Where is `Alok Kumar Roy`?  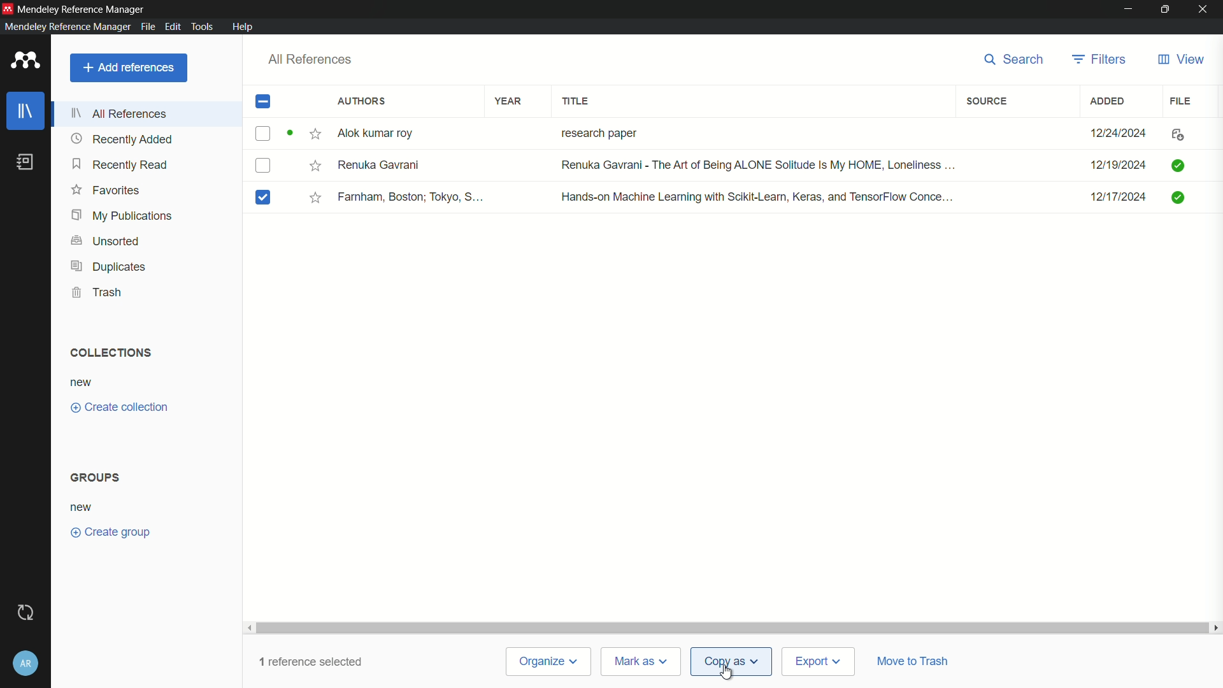 Alok Kumar Roy is located at coordinates (385, 133).